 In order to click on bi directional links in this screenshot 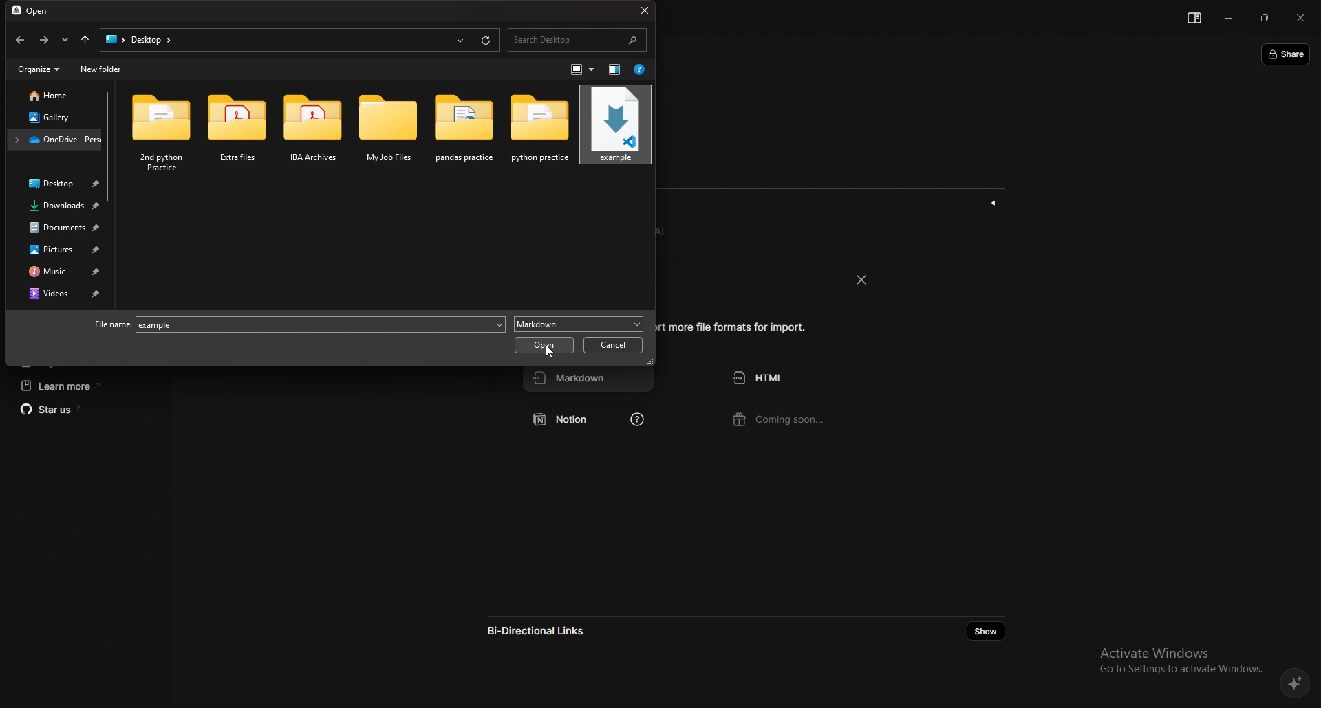, I will do `click(548, 631)`.